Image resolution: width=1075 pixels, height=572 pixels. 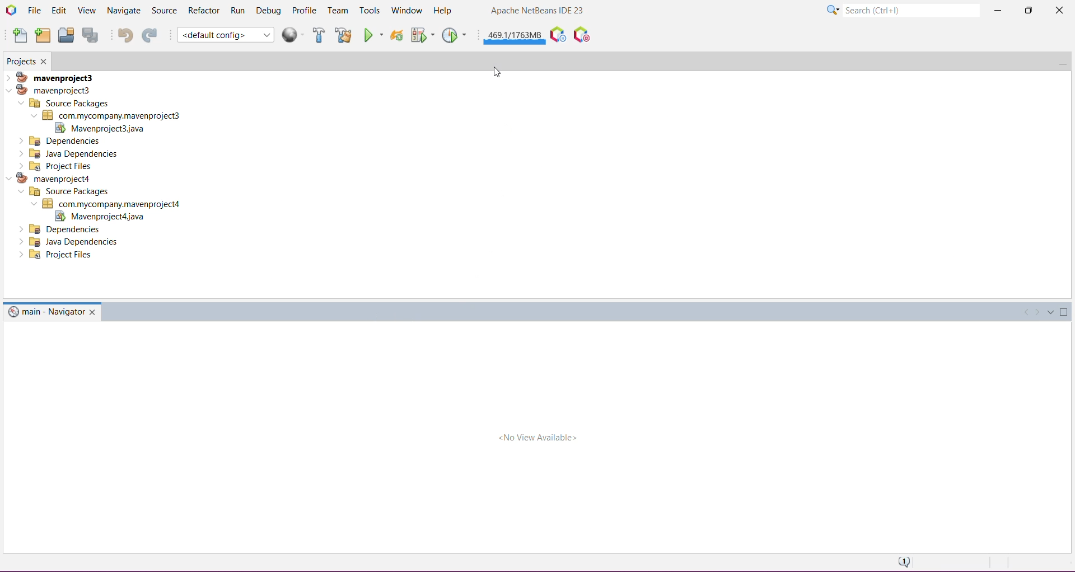 What do you see at coordinates (373, 35) in the screenshot?
I see `Run Main Project` at bounding box center [373, 35].